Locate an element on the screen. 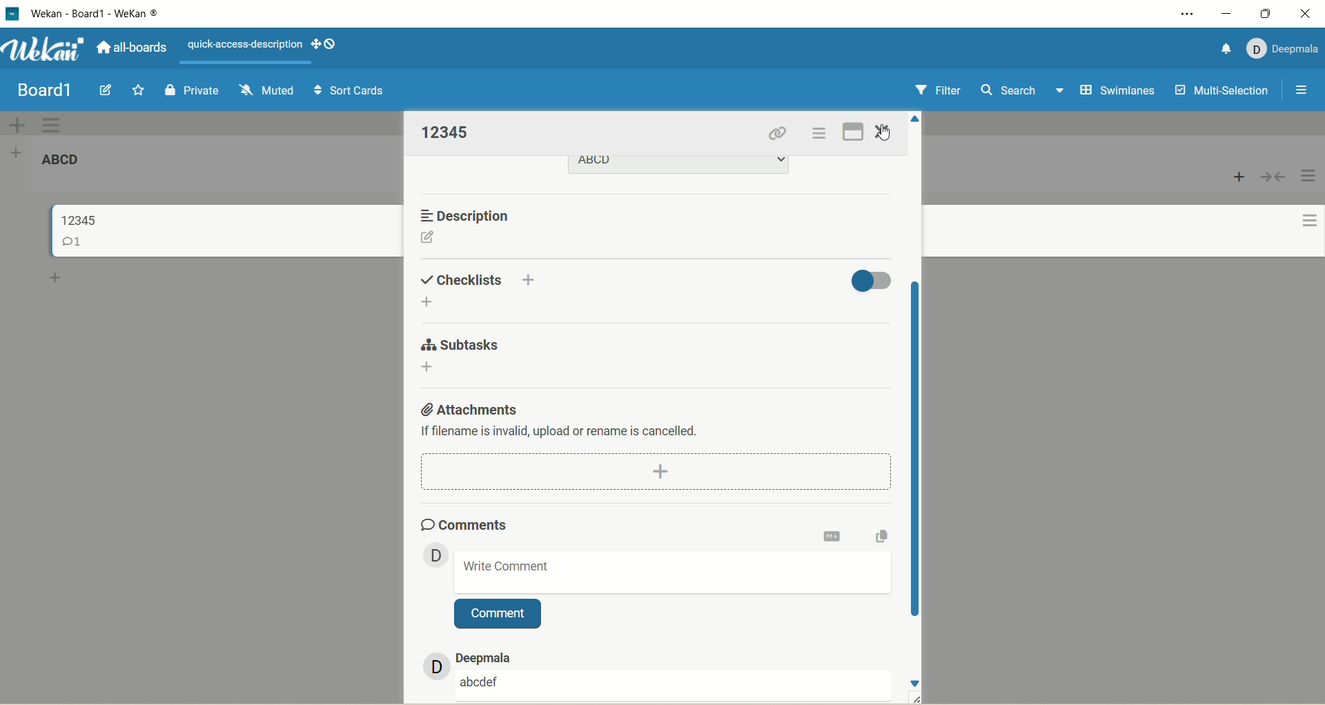 This screenshot has height=705, width=1325. notification is located at coordinates (1221, 48).